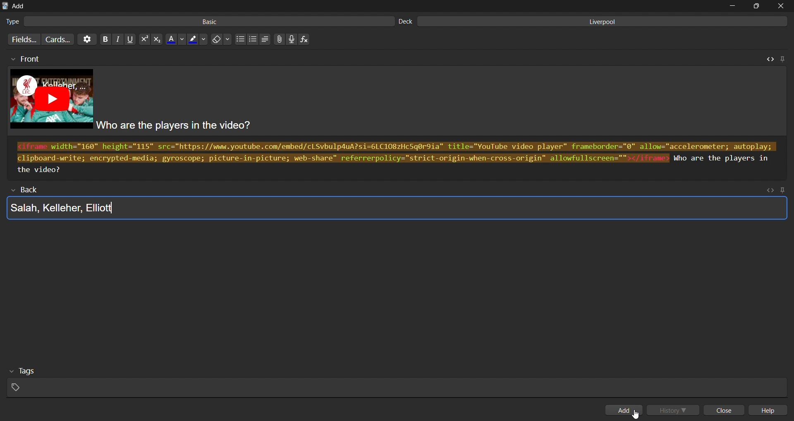  Describe the element at coordinates (306, 39) in the screenshot. I see `insert function` at that location.